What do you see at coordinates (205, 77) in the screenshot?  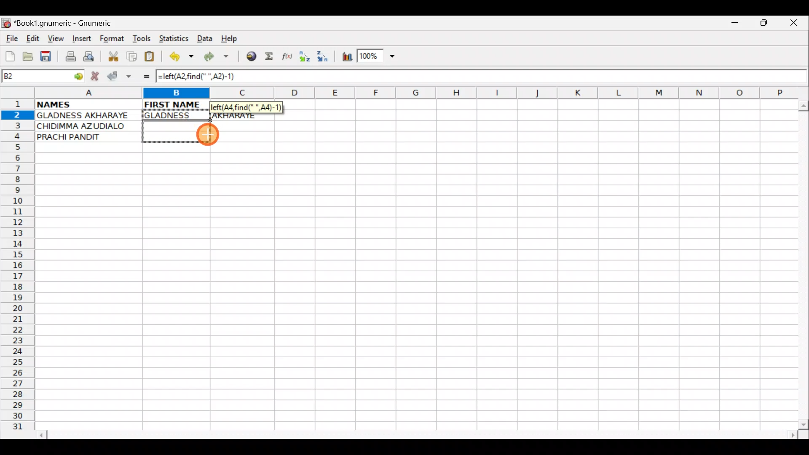 I see `=left(A2, find(" ",A2)-1)` at bounding box center [205, 77].